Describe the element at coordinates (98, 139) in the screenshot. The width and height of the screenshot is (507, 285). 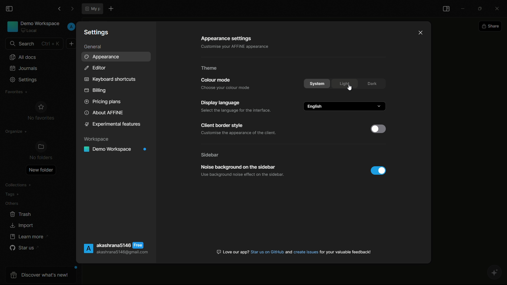
I see `workspace` at that location.